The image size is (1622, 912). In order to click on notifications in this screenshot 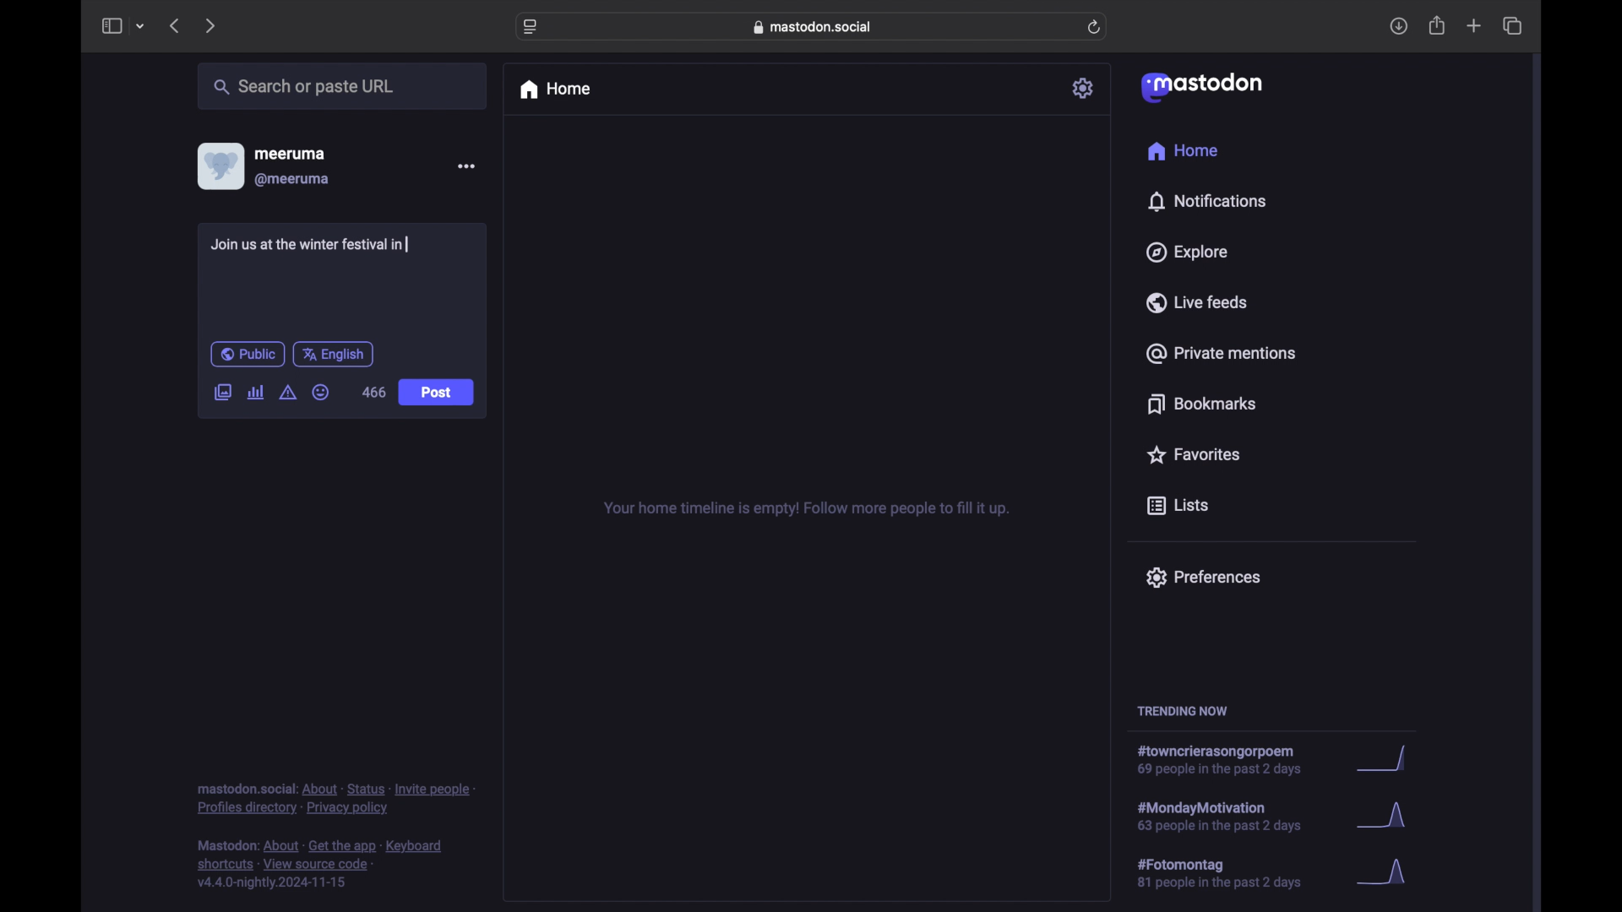, I will do `click(1206, 201)`.